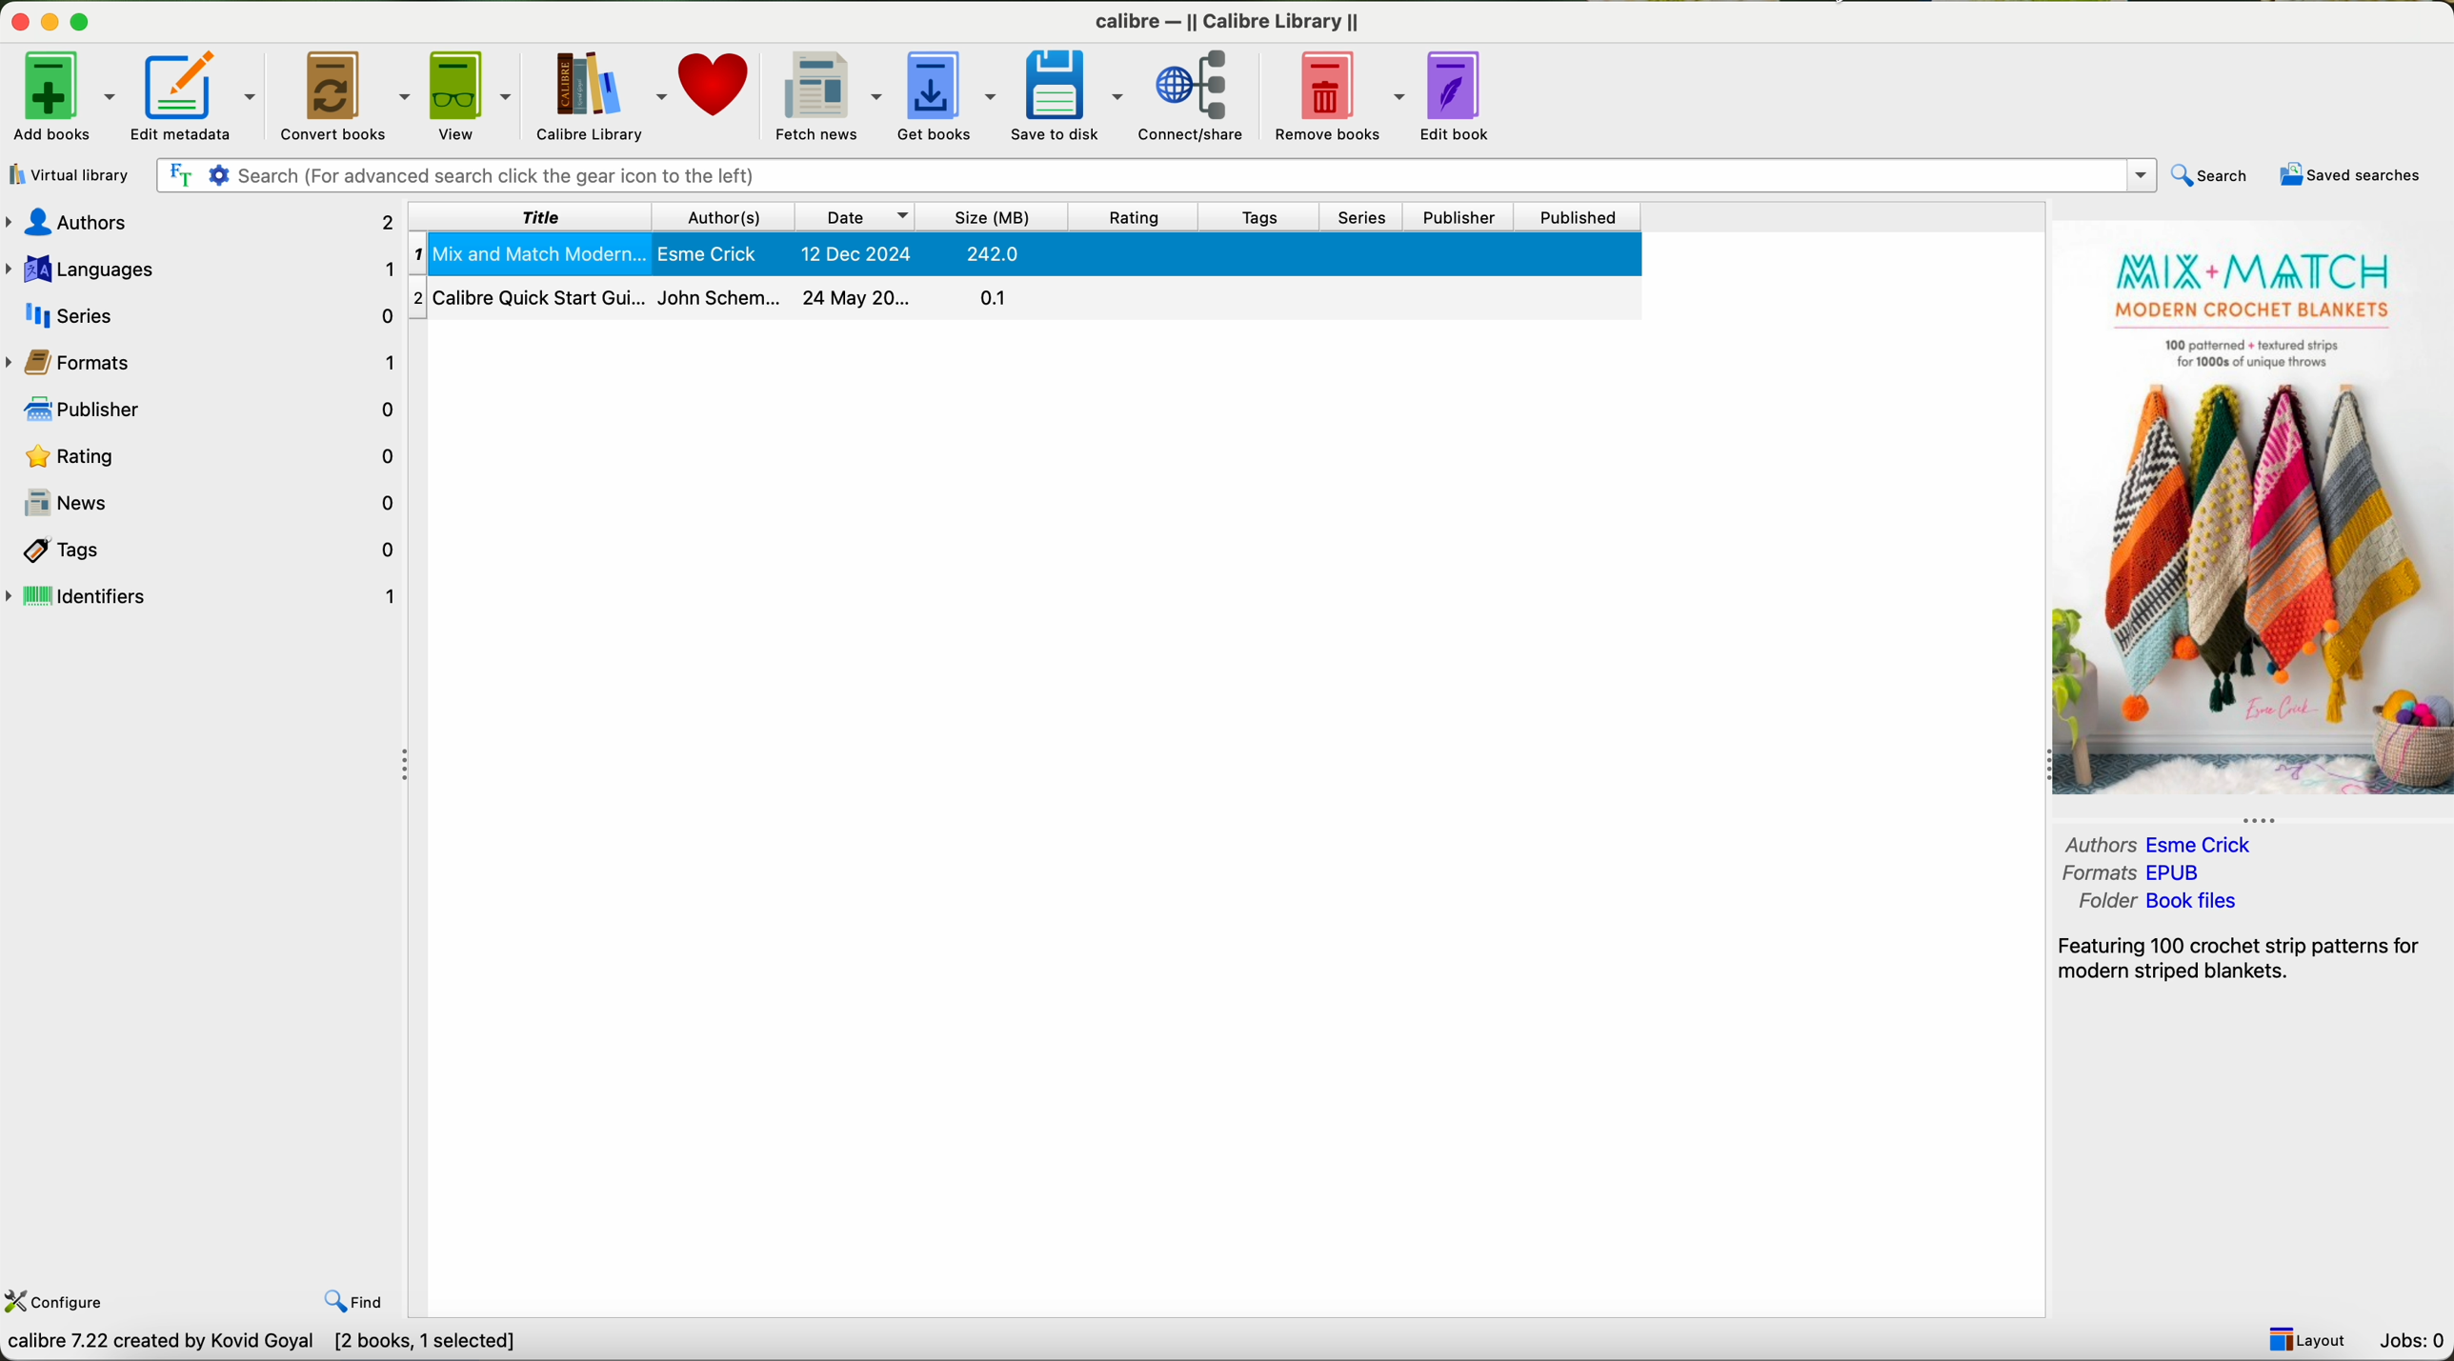  What do you see at coordinates (2165, 846) in the screenshot?
I see `authors` at bounding box center [2165, 846].